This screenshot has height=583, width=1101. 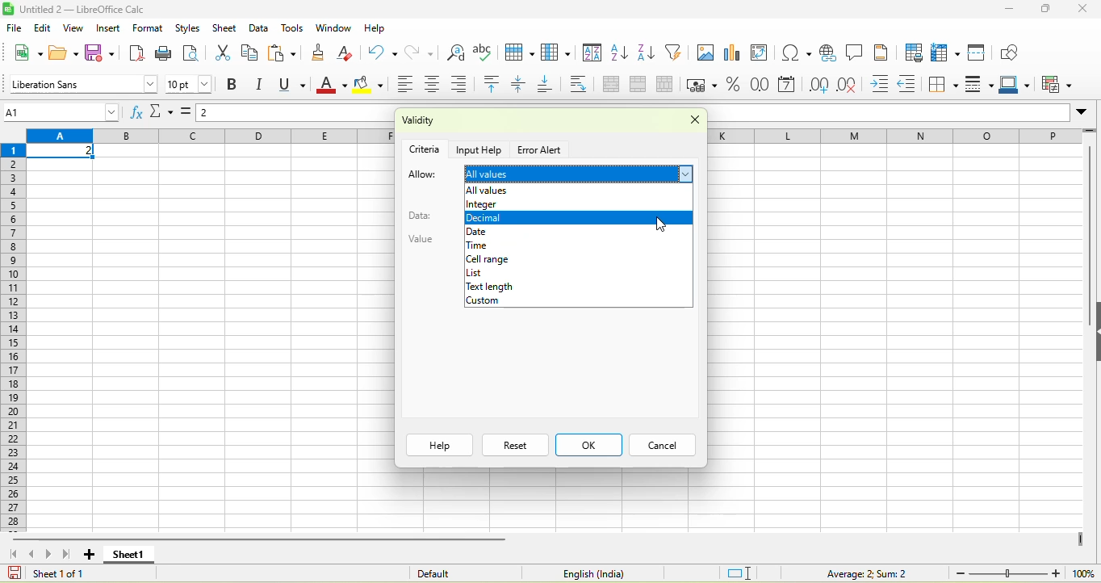 What do you see at coordinates (284, 53) in the screenshot?
I see `paste` at bounding box center [284, 53].